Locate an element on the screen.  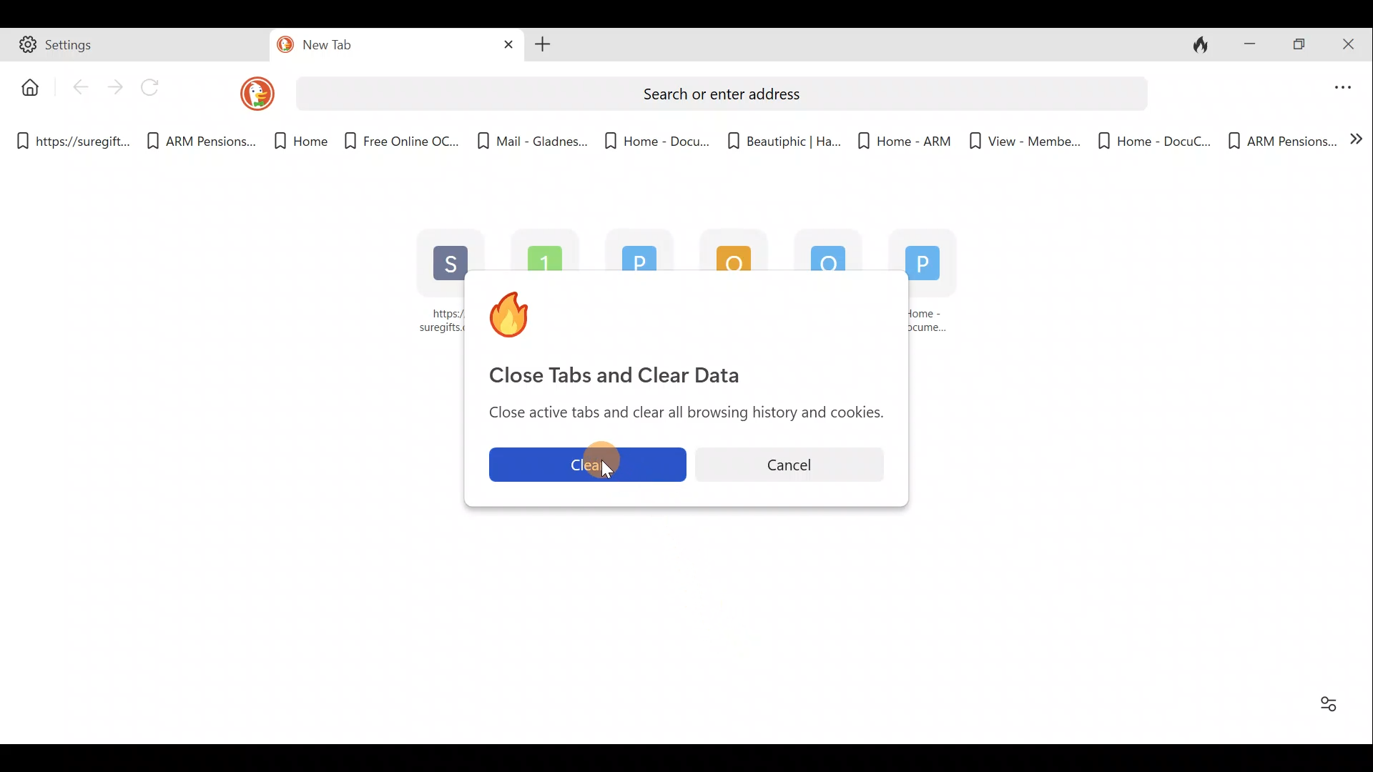
Home - ARM is located at coordinates (896, 136).